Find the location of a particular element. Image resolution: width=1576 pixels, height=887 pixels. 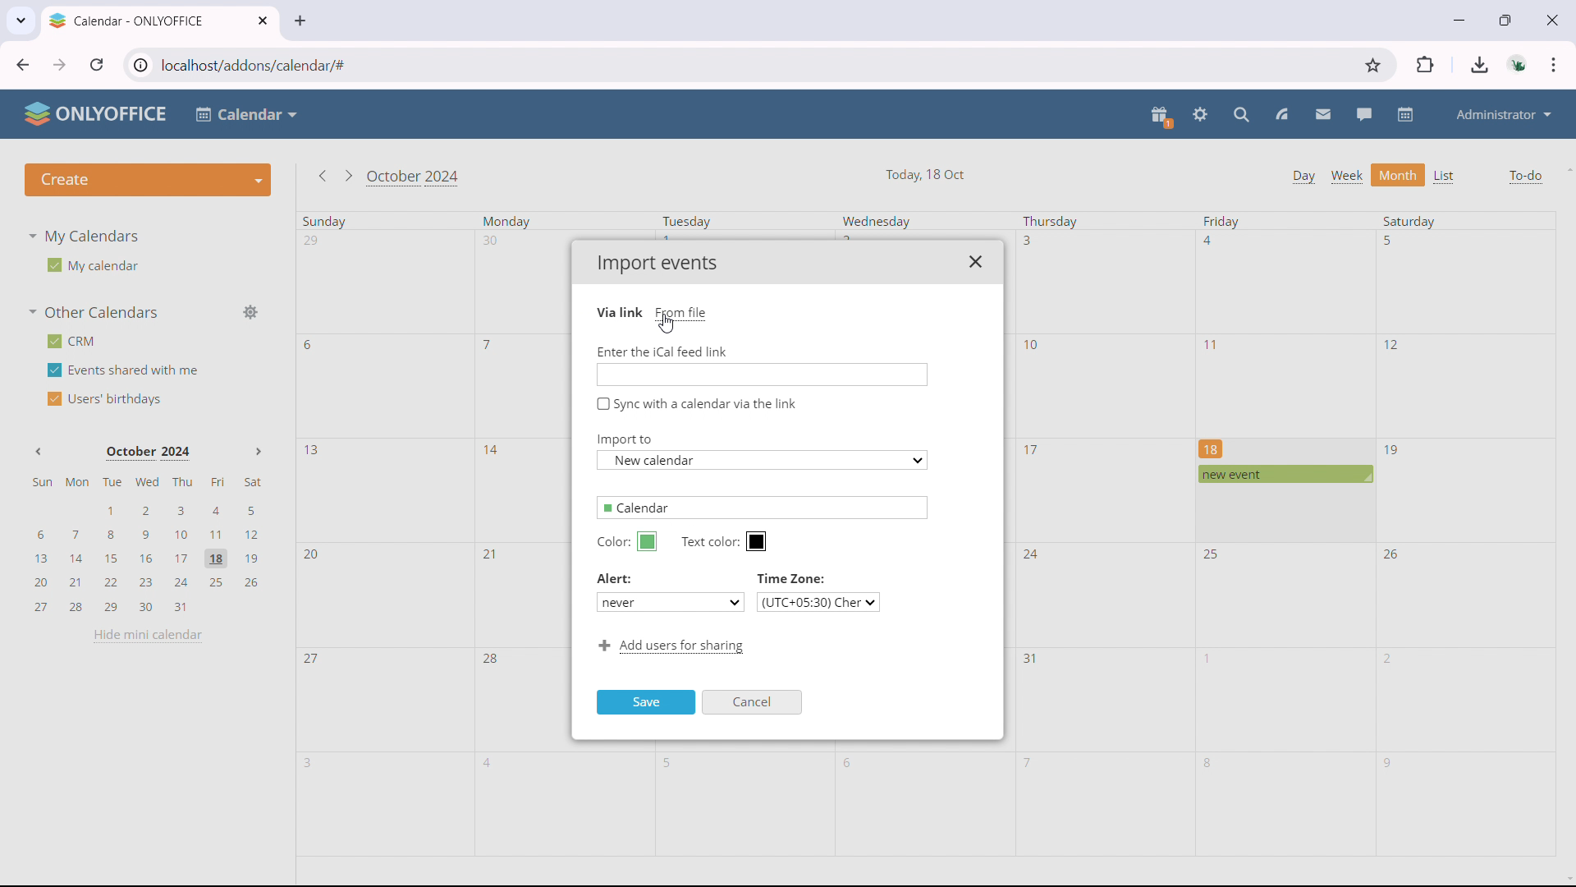

From file is located at coordinates (685, 312).